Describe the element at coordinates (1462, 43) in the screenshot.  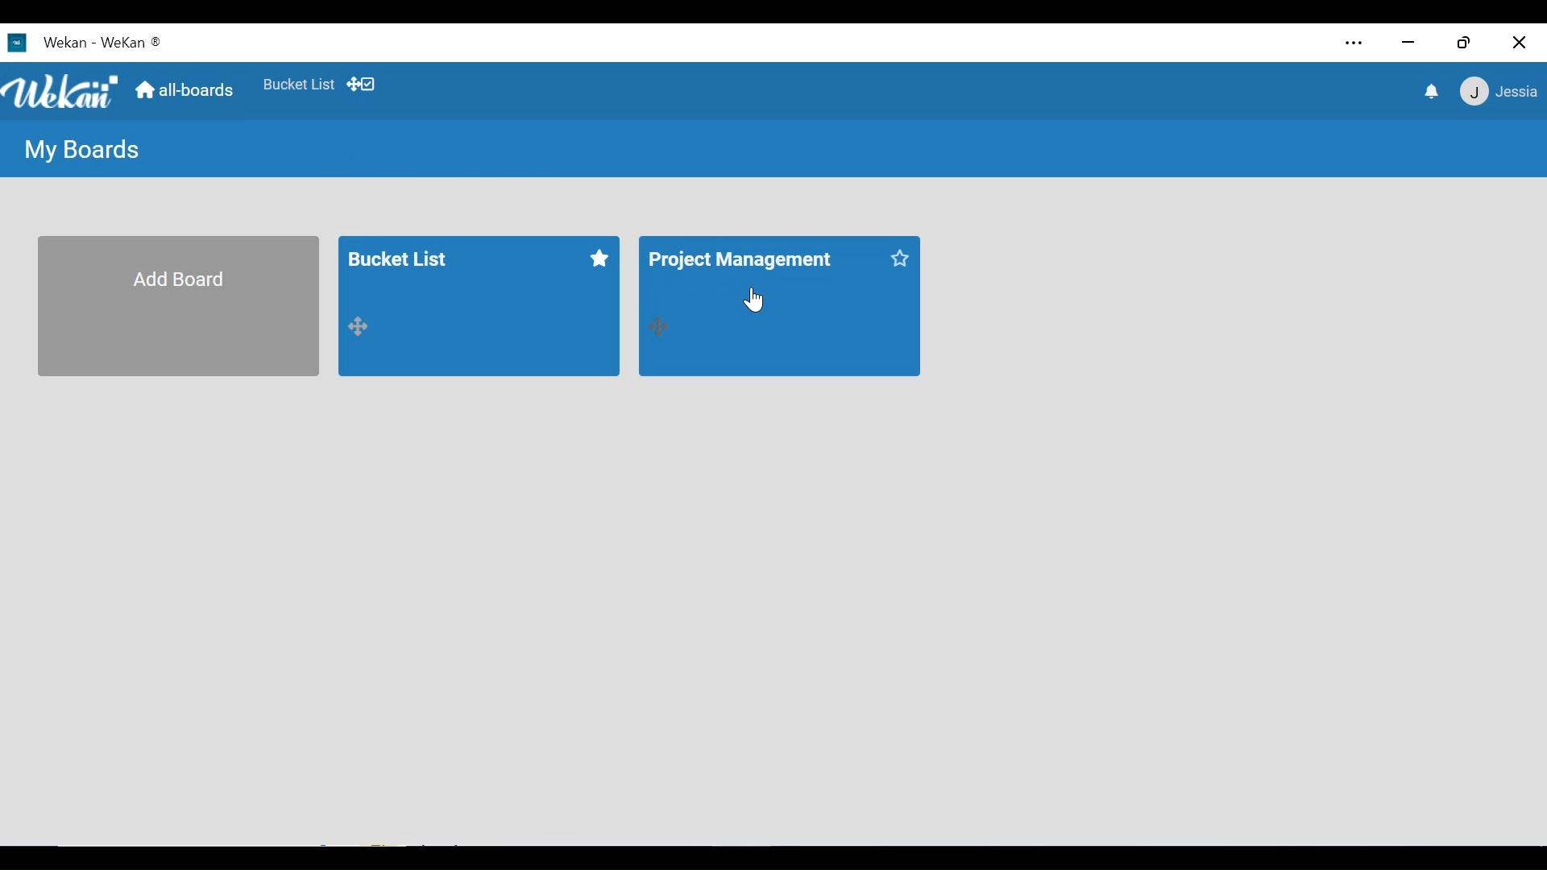
I see `Restore` at that location.